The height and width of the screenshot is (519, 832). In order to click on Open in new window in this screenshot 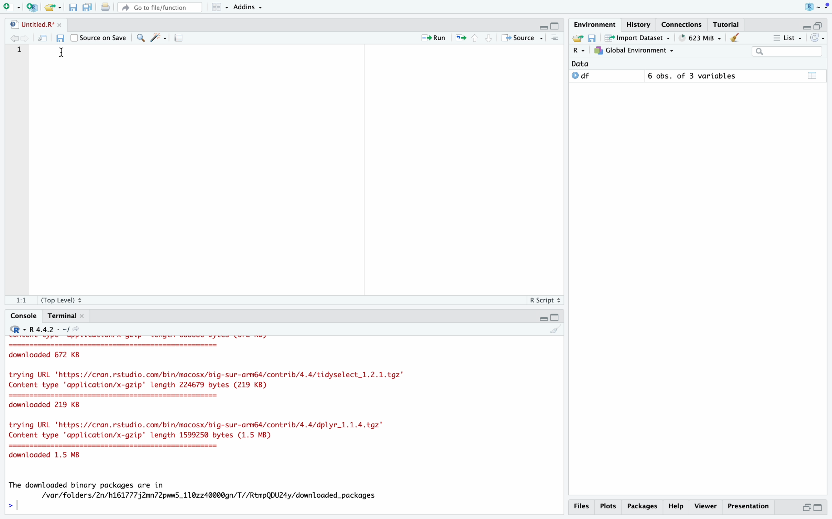, I will do `click(44, 38)`.